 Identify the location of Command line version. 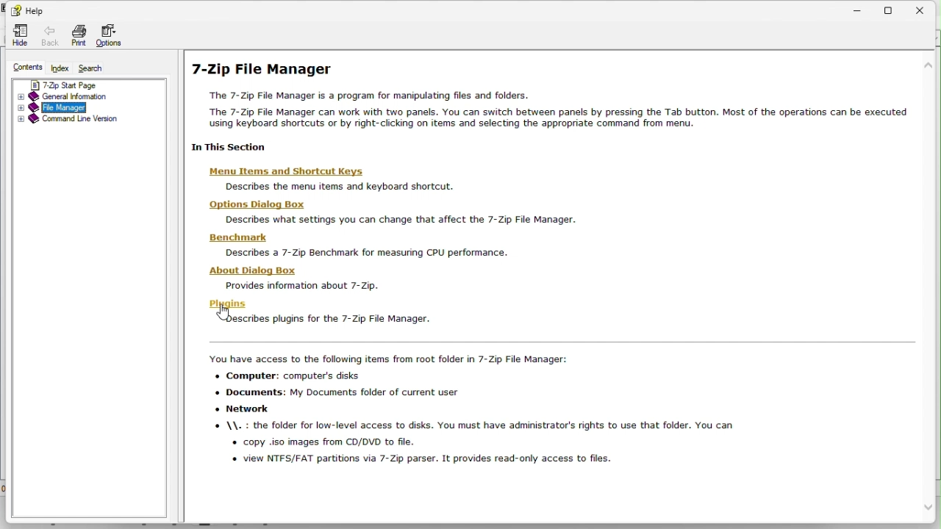
(71, 120).